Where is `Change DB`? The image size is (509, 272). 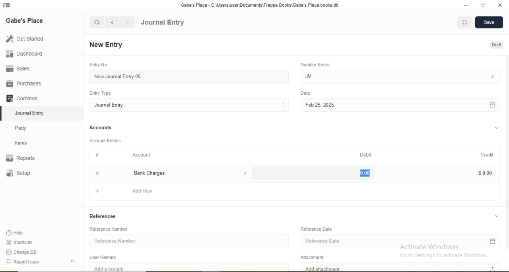
Change DB is located at coordinates (22, 252).